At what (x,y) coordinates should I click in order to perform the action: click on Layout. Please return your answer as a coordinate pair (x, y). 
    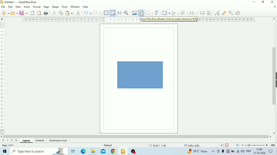
    Looking at the image, I should click on (26, 141).